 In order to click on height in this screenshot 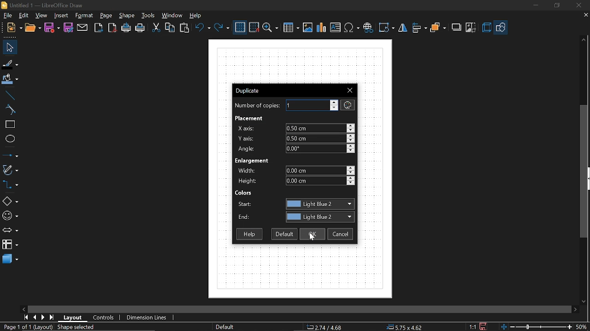, I will do `click(320, 181)`.